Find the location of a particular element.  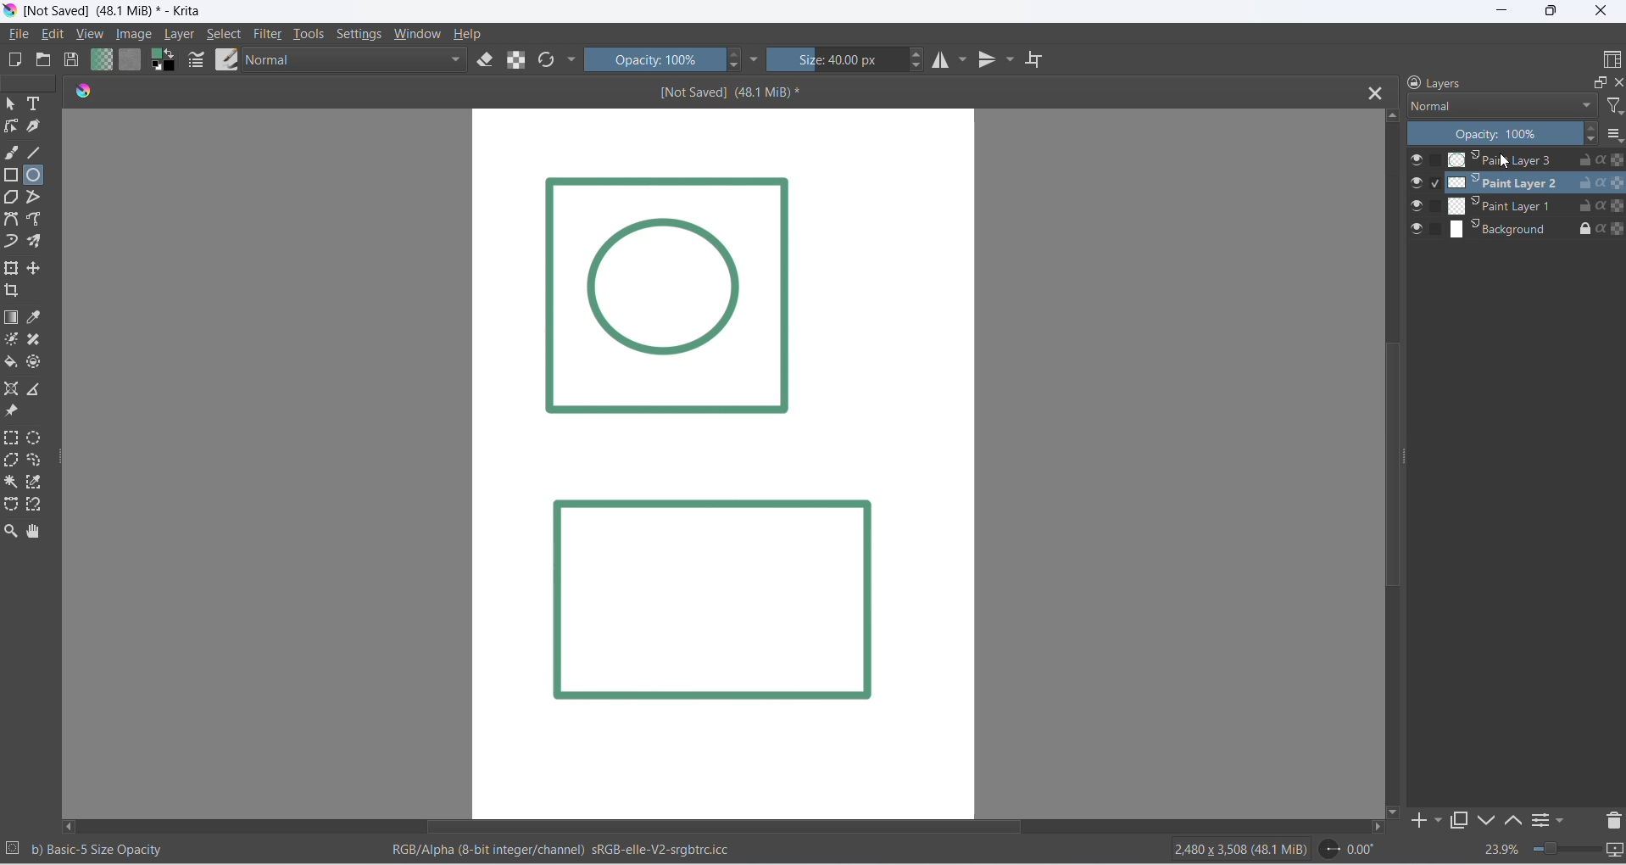

size is located at coordinates (838, 59).